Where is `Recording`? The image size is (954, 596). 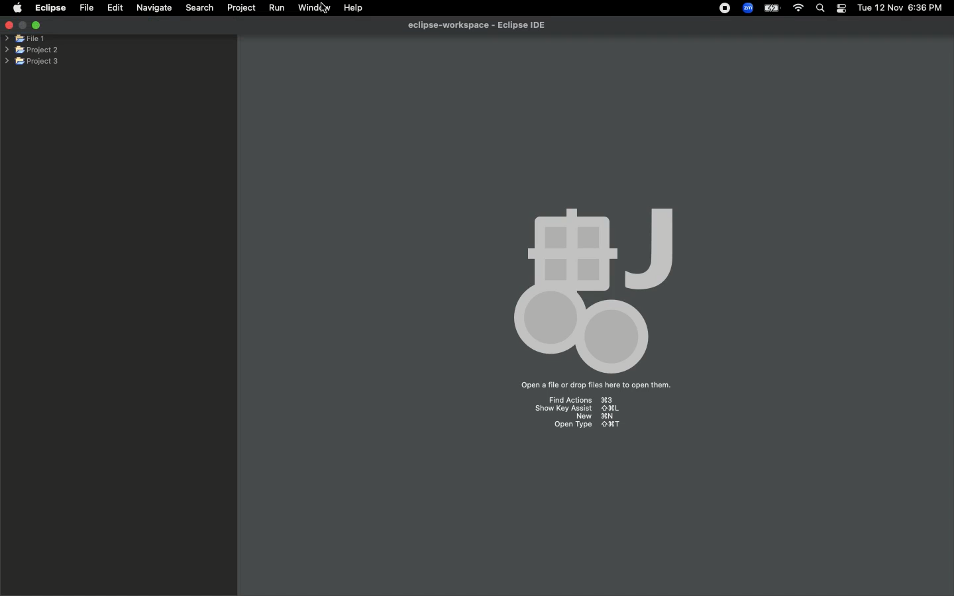 Recording is located at coordinates (725, 9).